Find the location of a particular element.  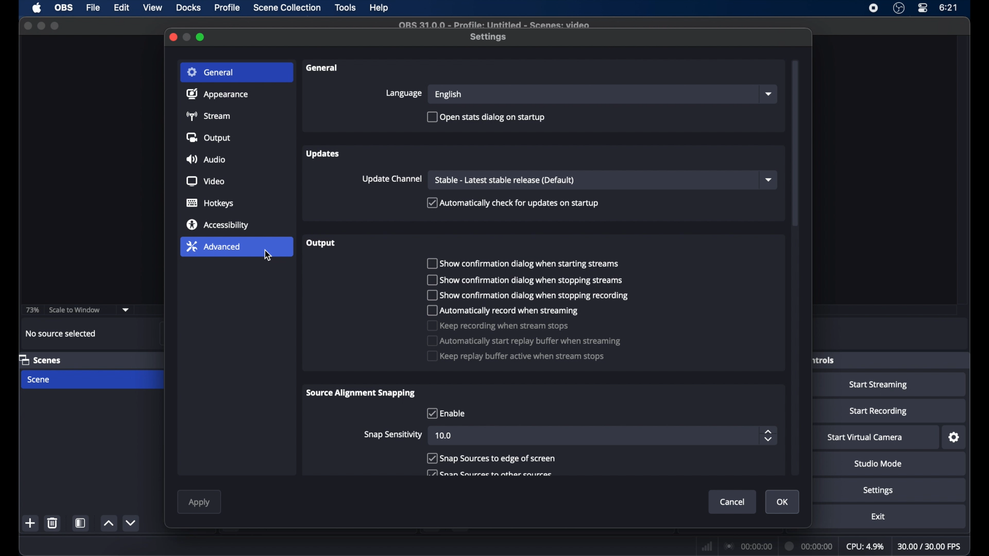

help is located at coordinates (381, 9).